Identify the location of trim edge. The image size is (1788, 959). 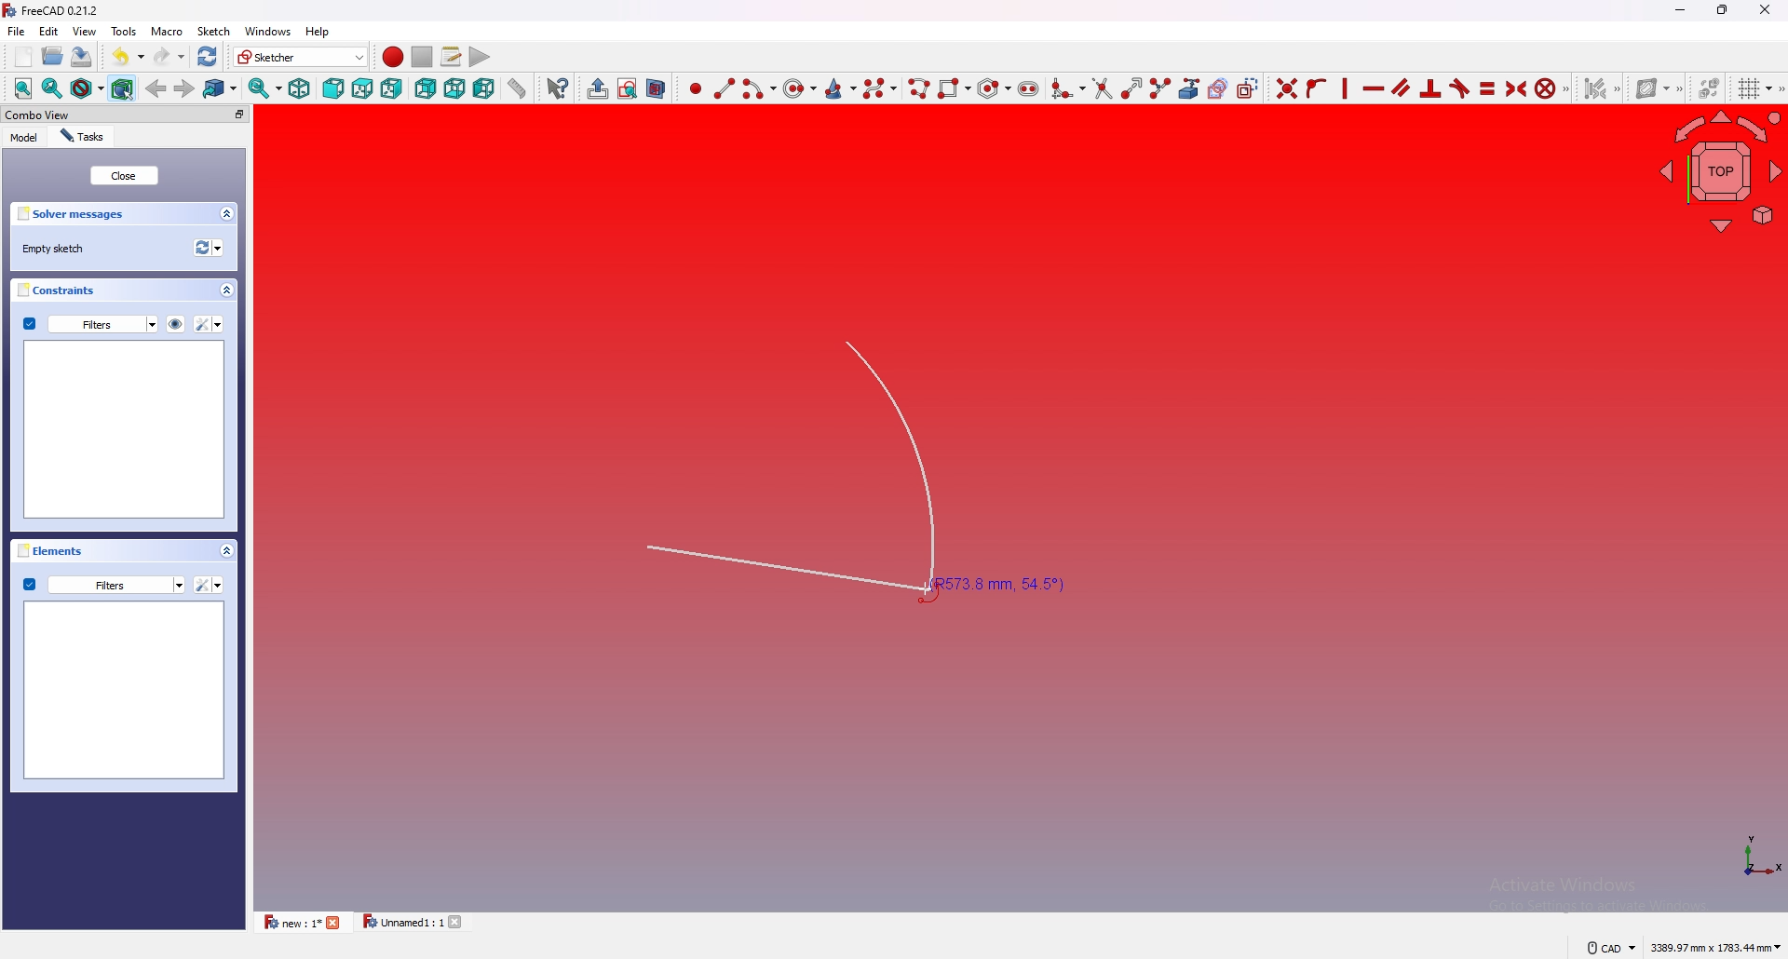
(1100, 87).